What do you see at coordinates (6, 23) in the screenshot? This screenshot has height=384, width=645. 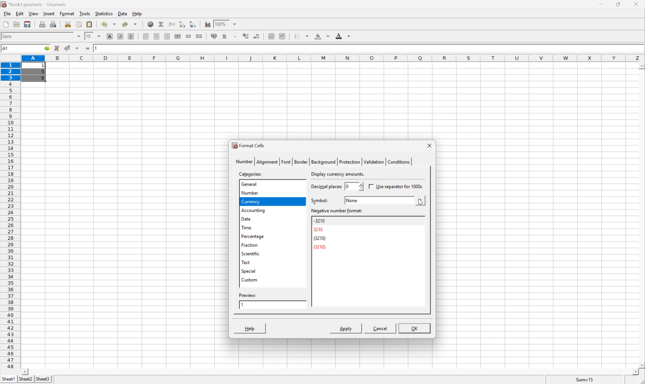 I see `new` at bounding box center [6, 23].